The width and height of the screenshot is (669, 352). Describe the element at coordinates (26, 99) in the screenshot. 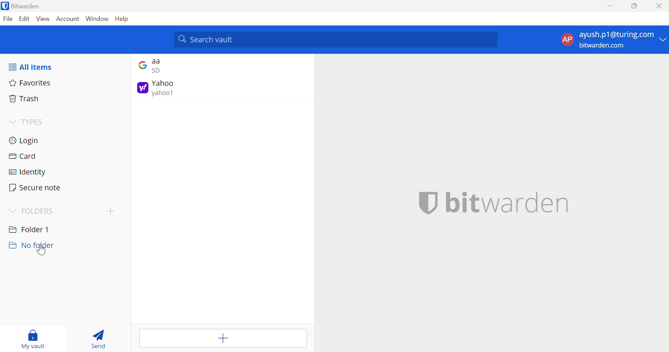

I see `Trash` at that location.